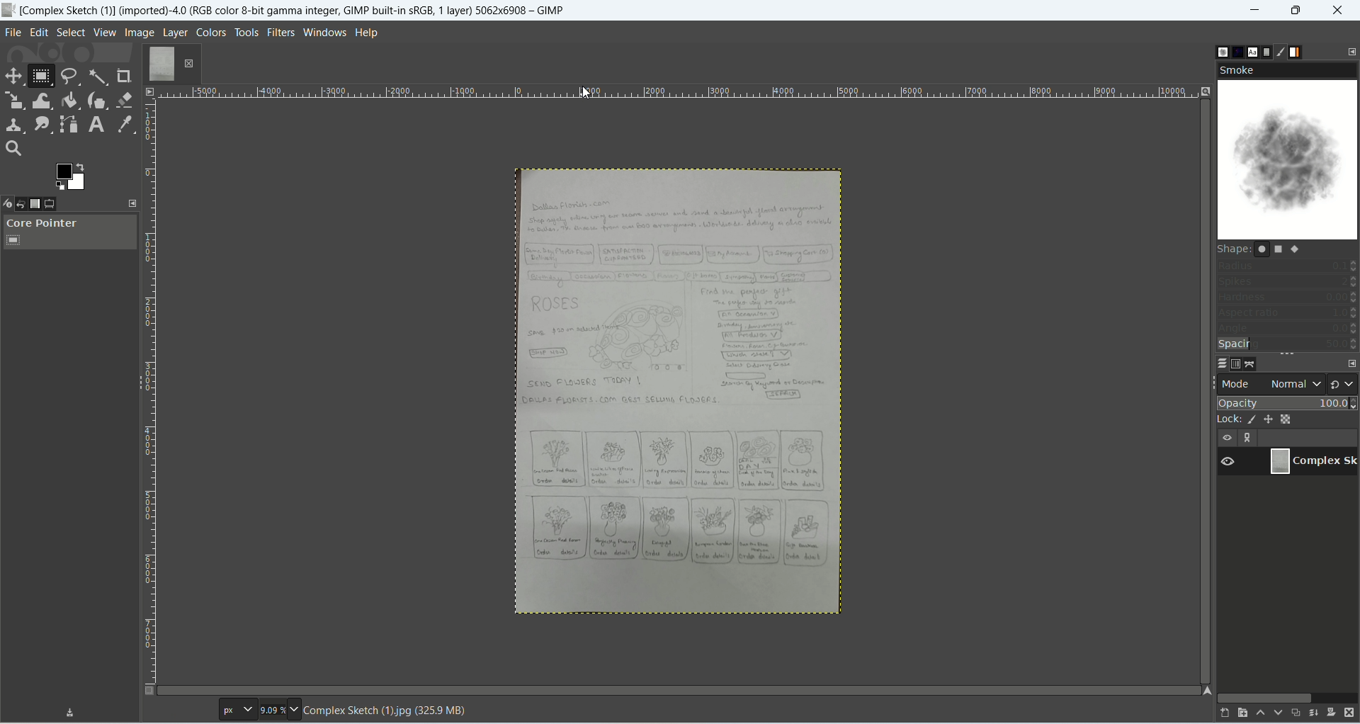 Image resolution: width=1360 pixels, height=724 pixels. What do you see at coordinates (1236, 52) in the screenshot?
I see `pattern` at bounding box center [1236, 52].